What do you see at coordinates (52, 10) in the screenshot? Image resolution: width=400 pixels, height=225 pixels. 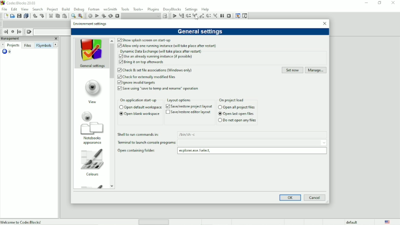 I see `Project` at bounding box center [52, 10].